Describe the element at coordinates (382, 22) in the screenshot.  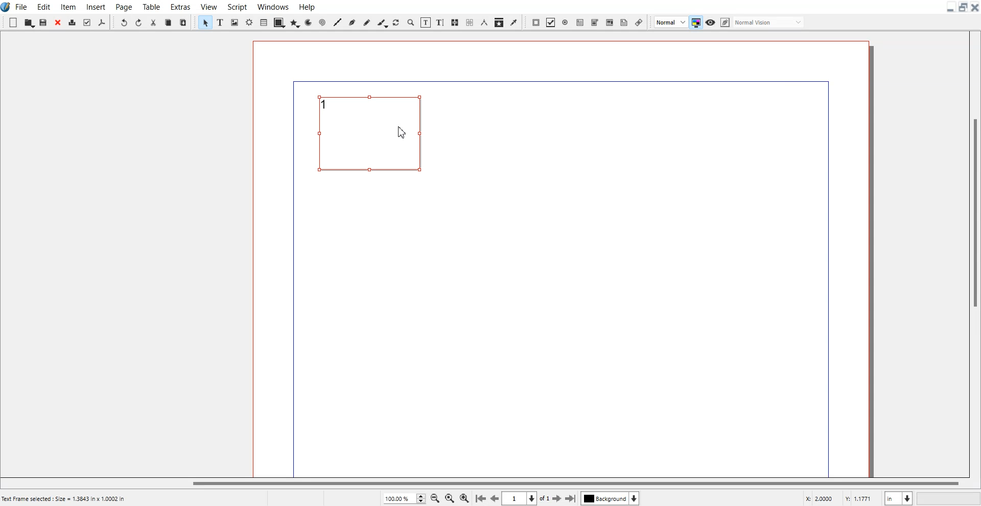
I see `Calligraphic line` at that location.